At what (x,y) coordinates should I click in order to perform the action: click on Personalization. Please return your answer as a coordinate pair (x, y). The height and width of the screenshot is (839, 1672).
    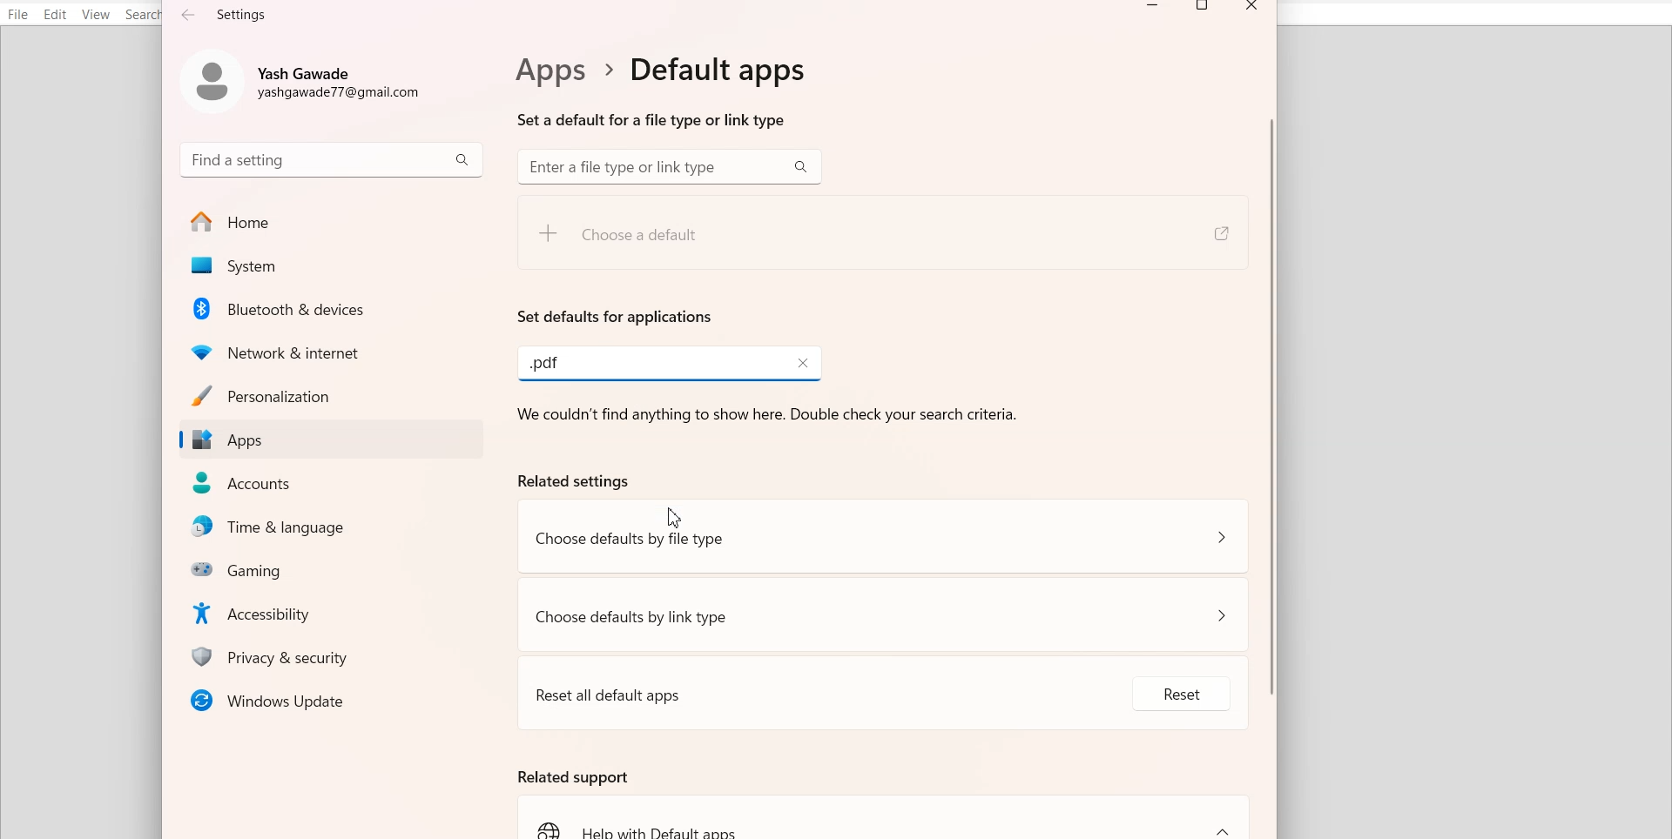
    Looking at the image, I should click on (330, 395).